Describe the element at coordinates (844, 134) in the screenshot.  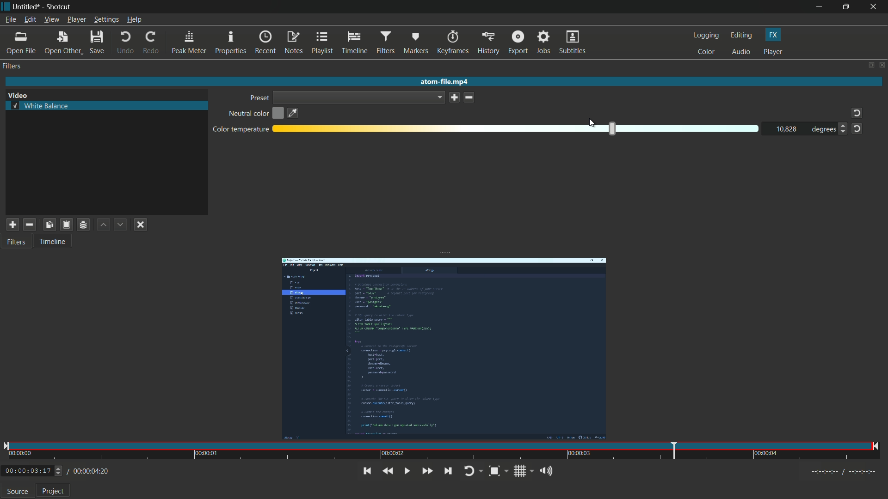
I see `decrease` at that location.